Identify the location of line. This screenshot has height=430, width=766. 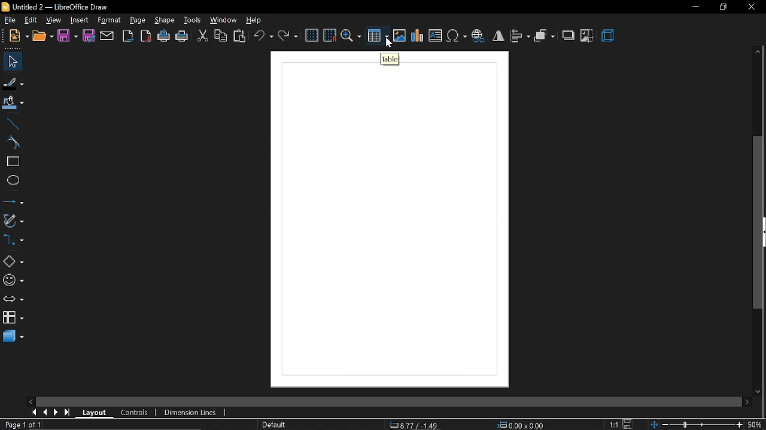
(11, 125).